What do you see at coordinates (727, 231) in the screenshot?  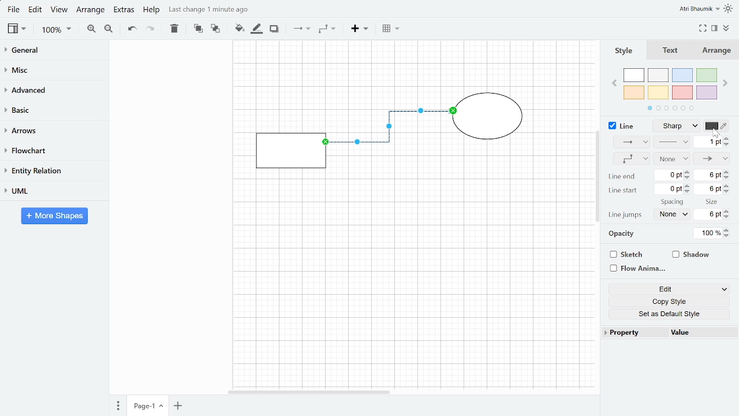 I see `Increase opacity` at bounding box center [727, 231].